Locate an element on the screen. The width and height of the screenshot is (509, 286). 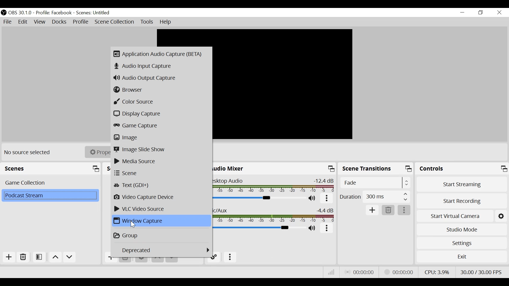
Scene is located at coordinates (50, 183).